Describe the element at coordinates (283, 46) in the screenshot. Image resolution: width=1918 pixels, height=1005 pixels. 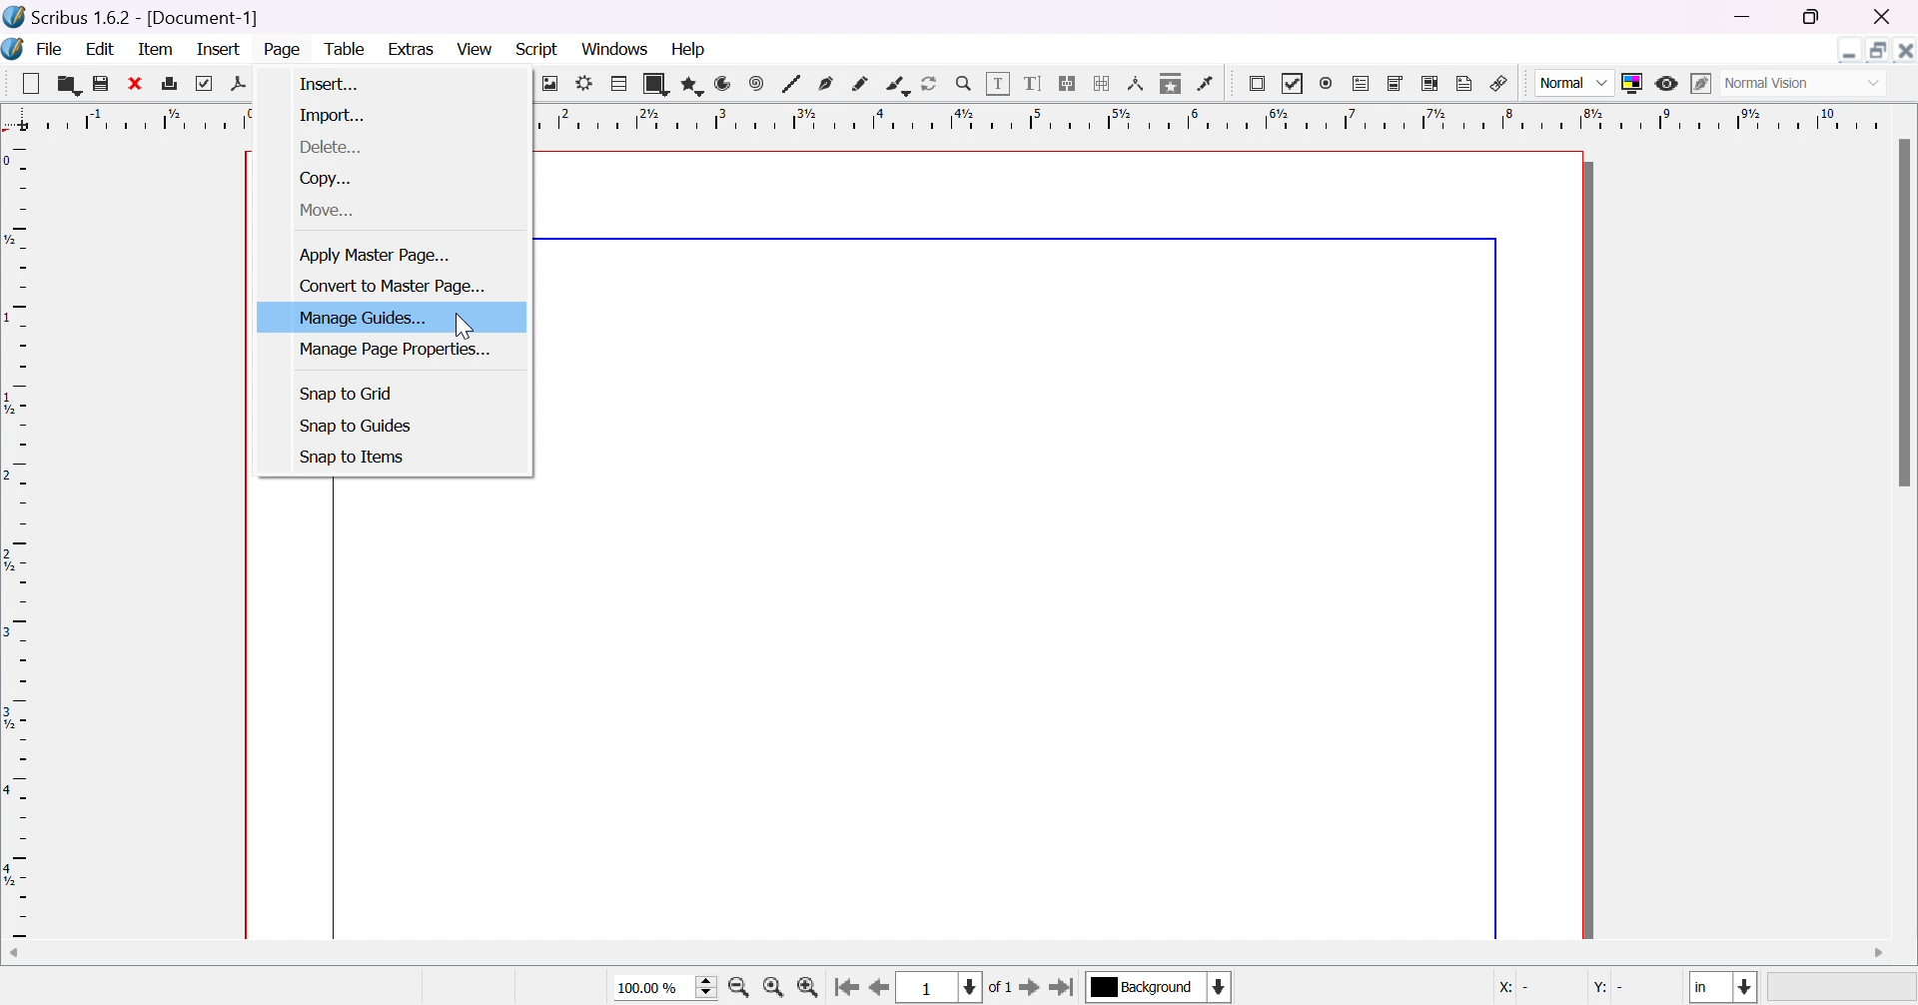
I see `page` at that location.